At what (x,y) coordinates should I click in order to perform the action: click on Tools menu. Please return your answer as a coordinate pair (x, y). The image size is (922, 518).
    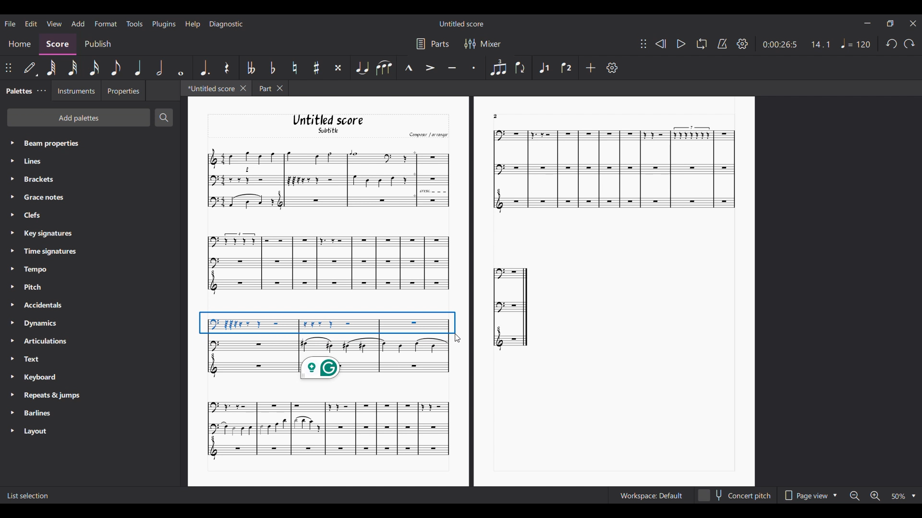
    Looking at the image, I should click on (134, 24).